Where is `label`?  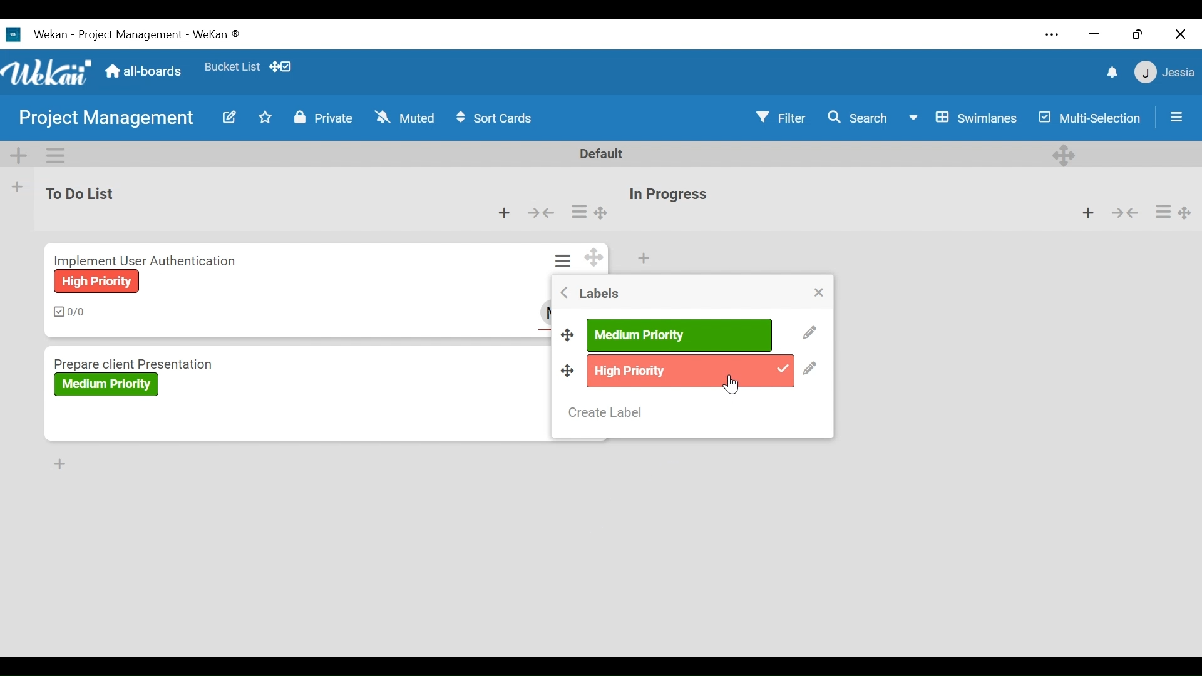
label is located at coordinates (677, 335).